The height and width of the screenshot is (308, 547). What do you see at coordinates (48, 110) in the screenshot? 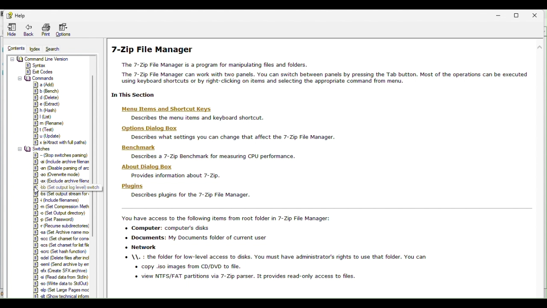
I see `&] h (Hash)` at bounding box center [48, 110].